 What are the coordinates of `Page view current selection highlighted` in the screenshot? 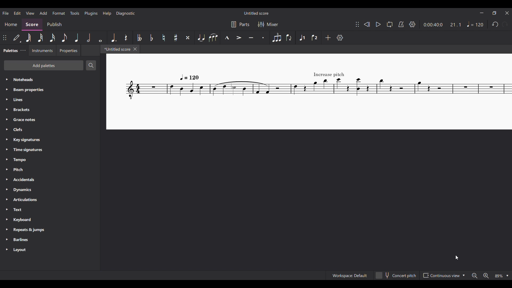 It's located at (465, 275).